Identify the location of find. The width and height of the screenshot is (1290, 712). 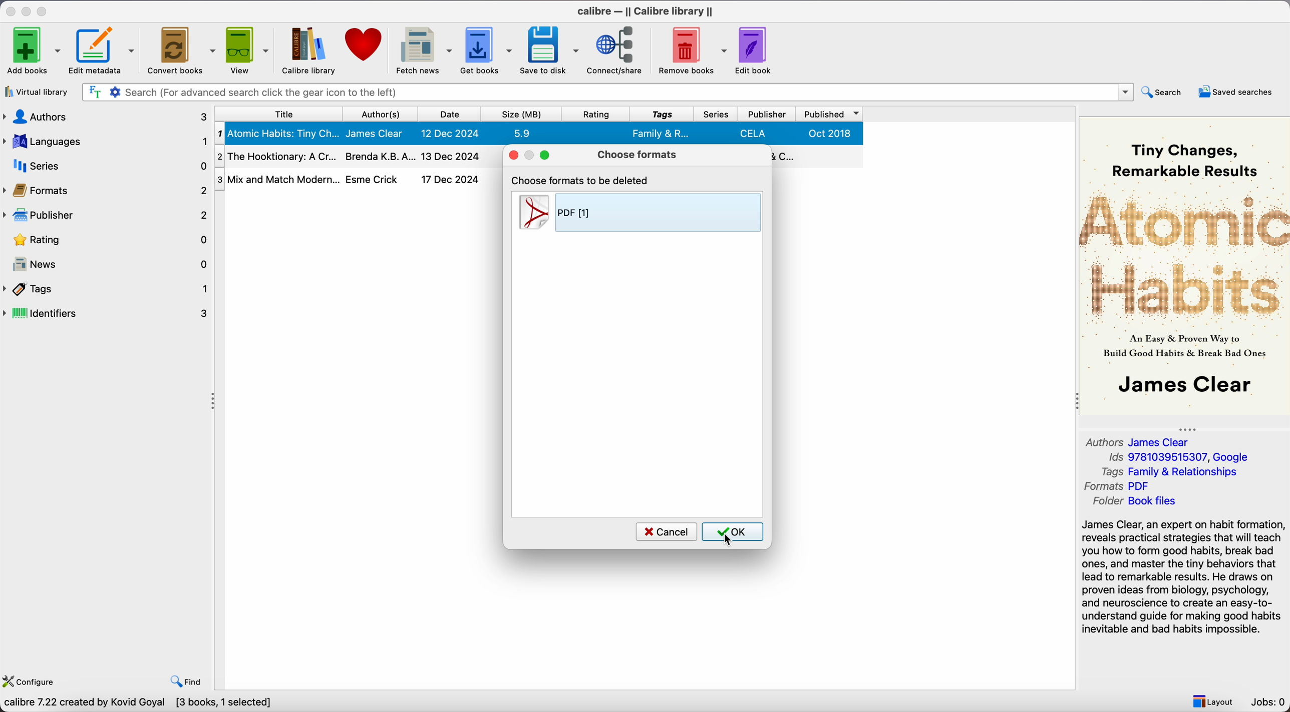
(186, 682).